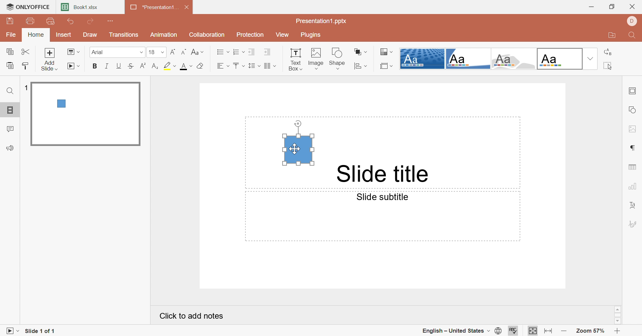 The width and height of the screenshot is (642, 336). Describe the element at coordinates (198, 52) in the screenshot. I see `Change case` at that location.